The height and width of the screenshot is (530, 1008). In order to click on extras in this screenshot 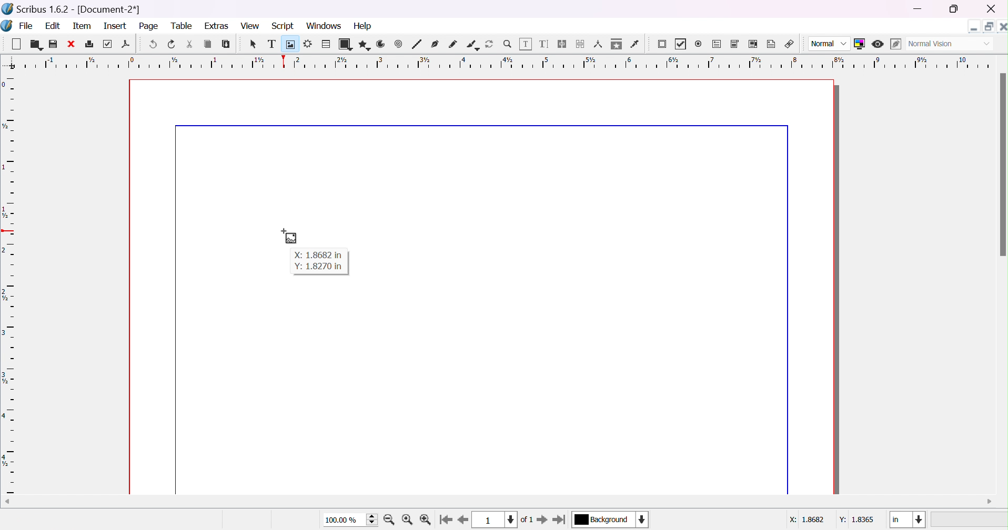, I will do `click(217, 26)`.